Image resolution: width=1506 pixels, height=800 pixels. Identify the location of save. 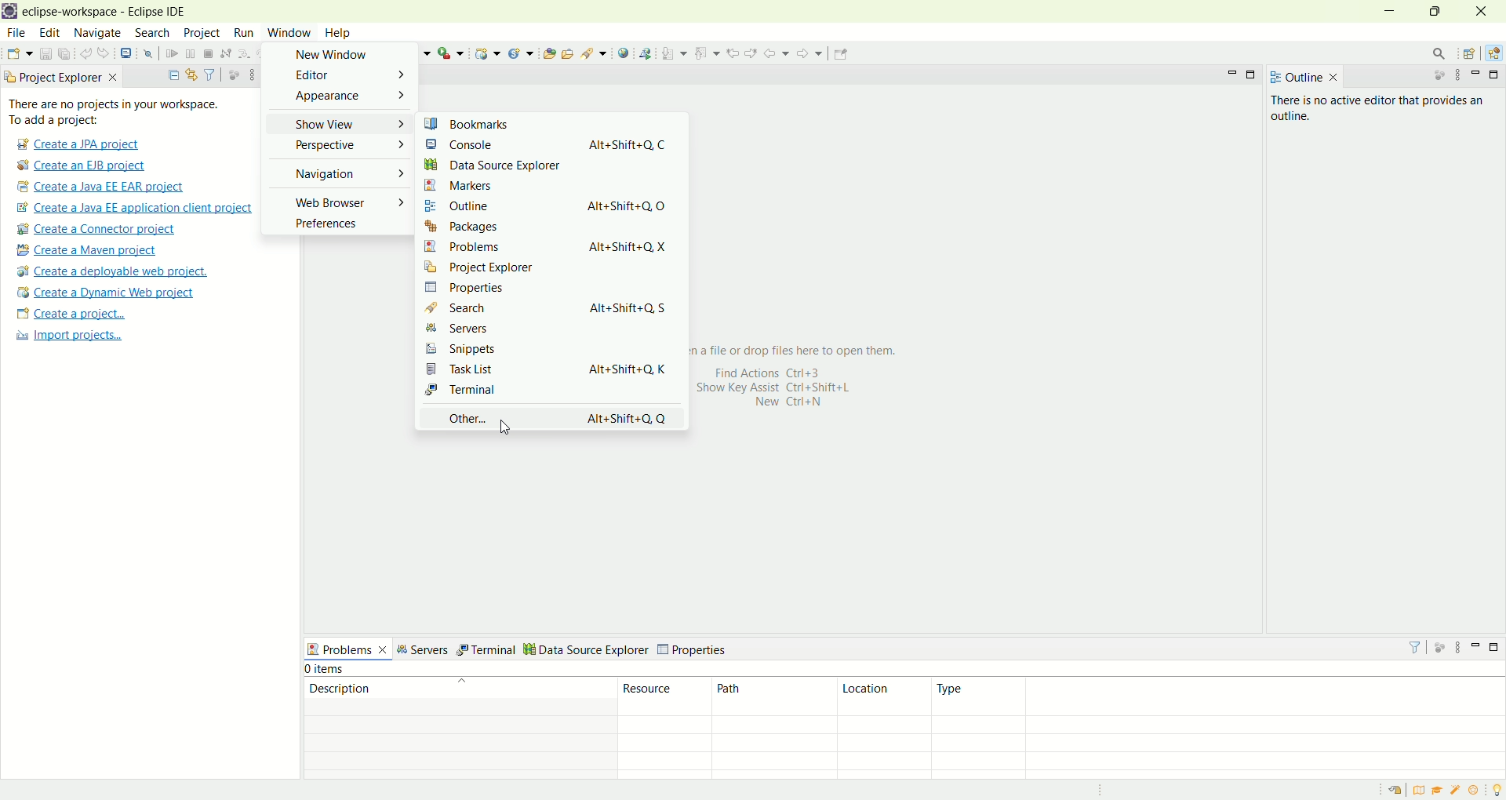
(45, 53).